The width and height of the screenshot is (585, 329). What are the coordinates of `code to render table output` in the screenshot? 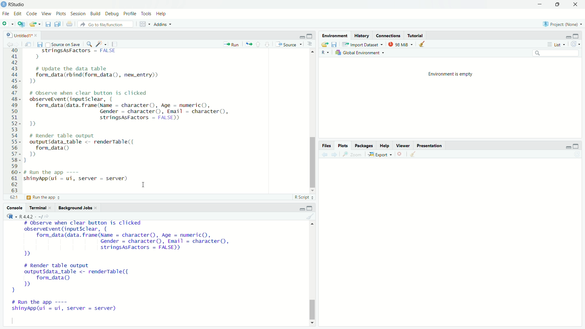 It's located at (84, 278).